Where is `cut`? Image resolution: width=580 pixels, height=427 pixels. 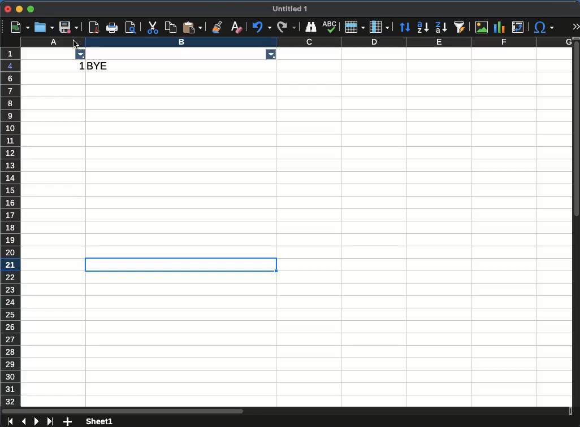 cut is located at coordinates (152, 28).